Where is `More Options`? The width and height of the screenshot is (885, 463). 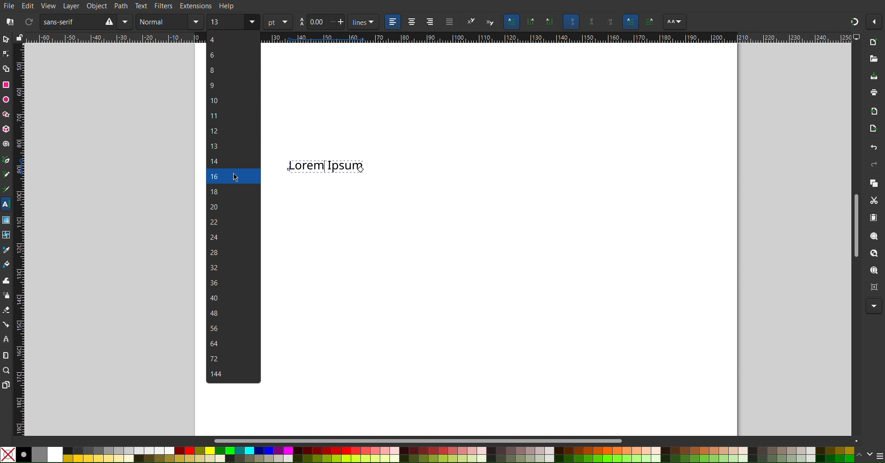 More Options is located at coordinates (874, 307).